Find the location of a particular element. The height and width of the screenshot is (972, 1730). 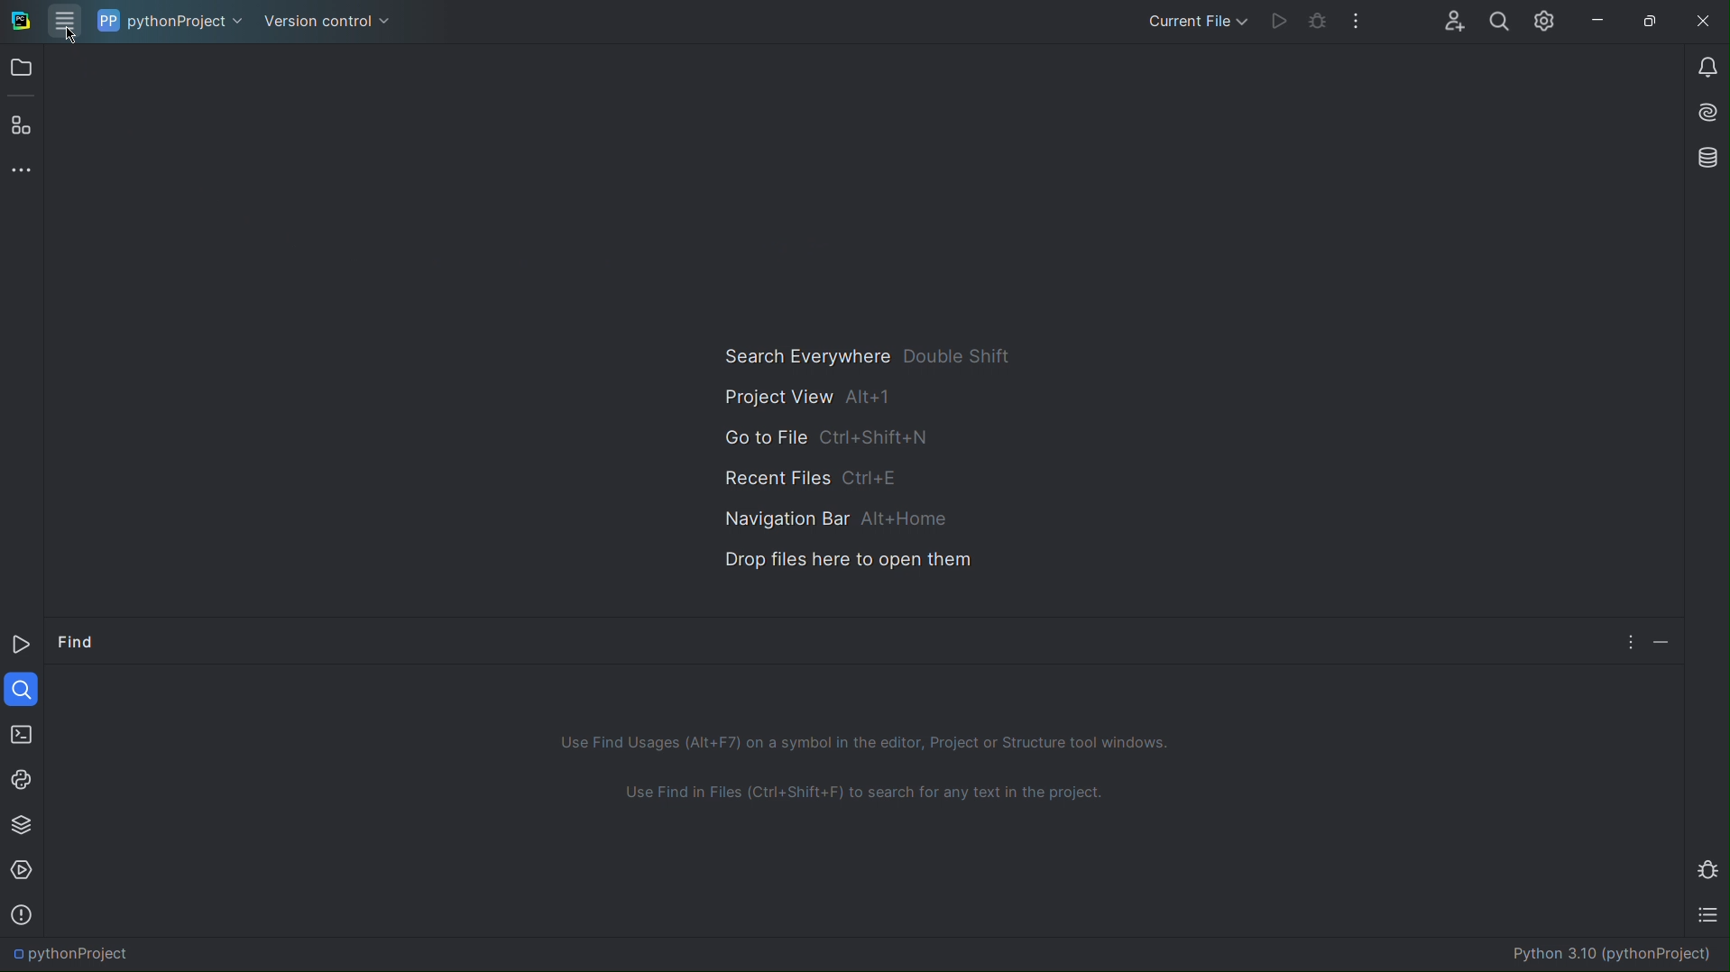

Find is located at coordinates (22, 687).